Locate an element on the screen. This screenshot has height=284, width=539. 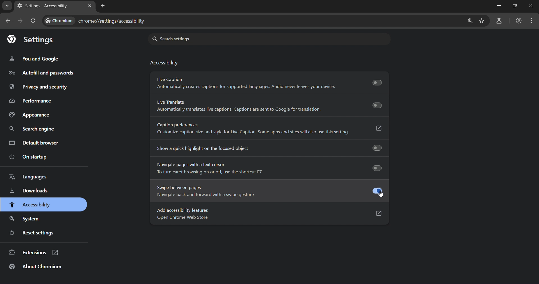
go forward one page is located at coordinates (21, 22).